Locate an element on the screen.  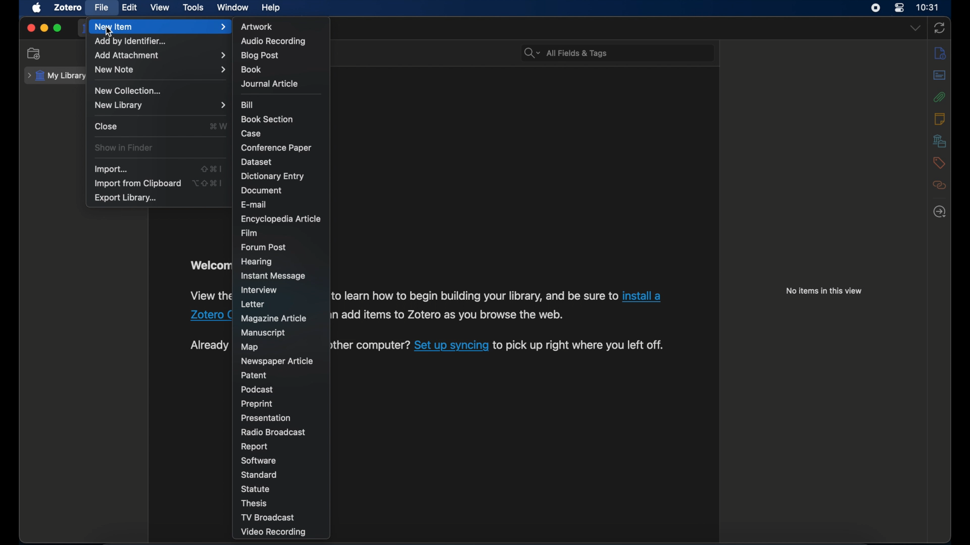
statue is located at coordinates (255, 489).